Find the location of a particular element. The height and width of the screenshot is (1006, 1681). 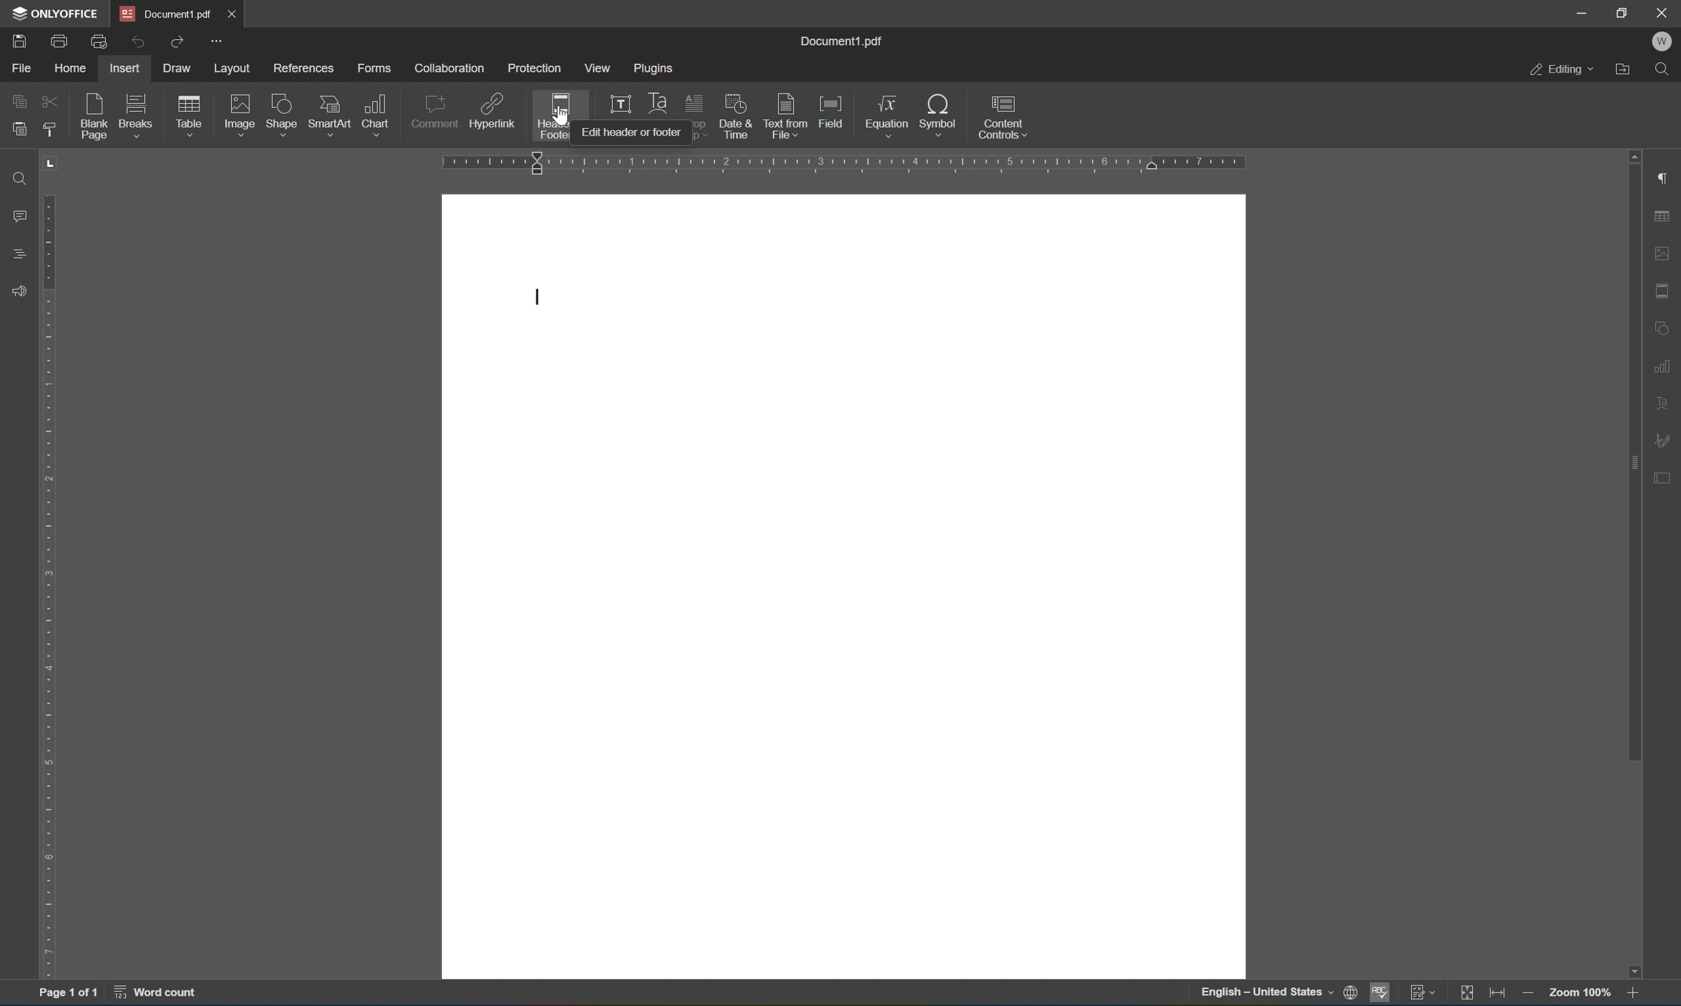

image is located at coordinates (239, 115).